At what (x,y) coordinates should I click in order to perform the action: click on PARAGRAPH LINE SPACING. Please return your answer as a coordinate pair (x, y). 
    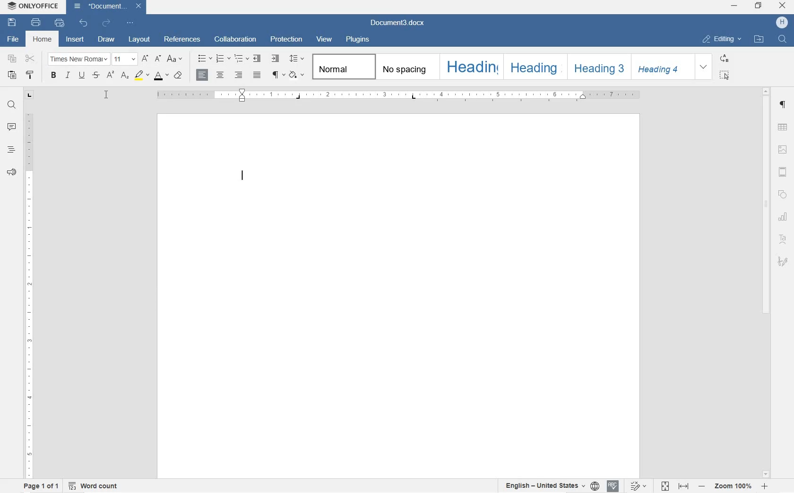
    Looking at the image, I should click on (297, 58).